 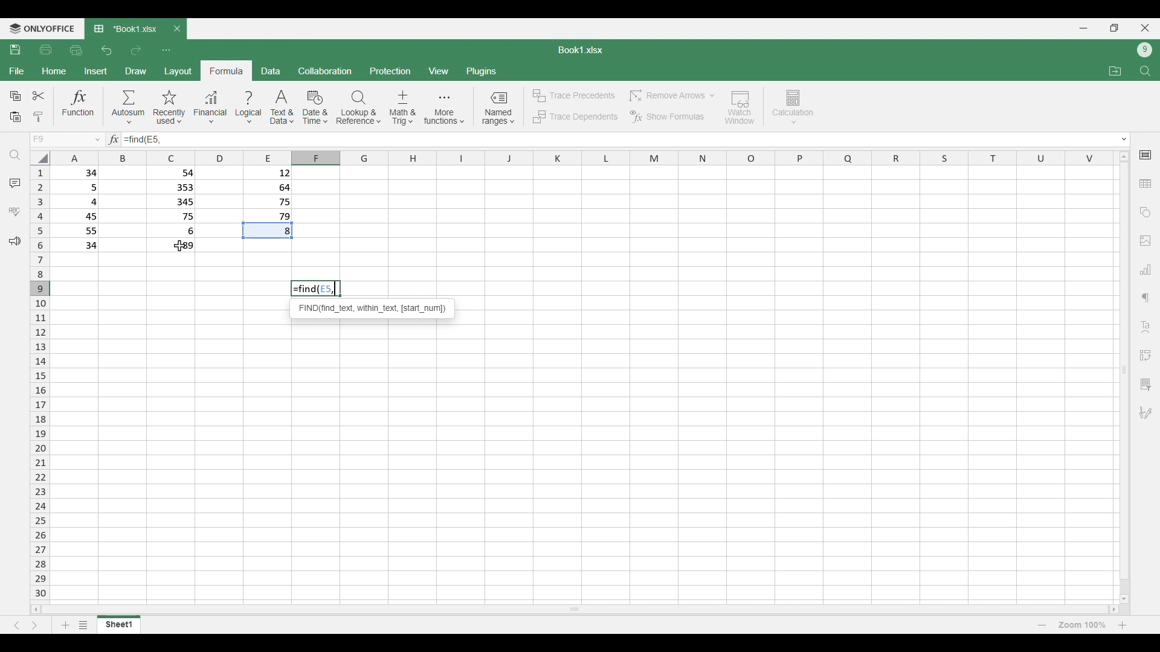 What do you see at coordinates (108, 50) in the screenshot?
I see `Undo` at bounding box center [108, 50].